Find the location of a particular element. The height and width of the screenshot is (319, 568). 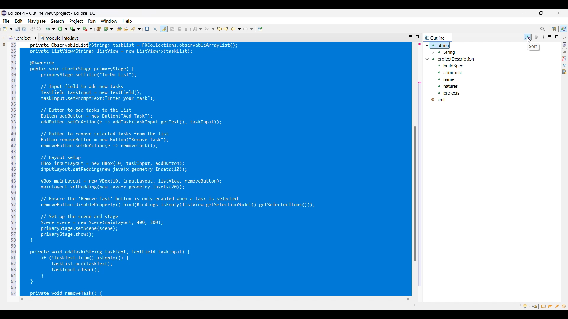

build spec is located at coordinates (453, 66).